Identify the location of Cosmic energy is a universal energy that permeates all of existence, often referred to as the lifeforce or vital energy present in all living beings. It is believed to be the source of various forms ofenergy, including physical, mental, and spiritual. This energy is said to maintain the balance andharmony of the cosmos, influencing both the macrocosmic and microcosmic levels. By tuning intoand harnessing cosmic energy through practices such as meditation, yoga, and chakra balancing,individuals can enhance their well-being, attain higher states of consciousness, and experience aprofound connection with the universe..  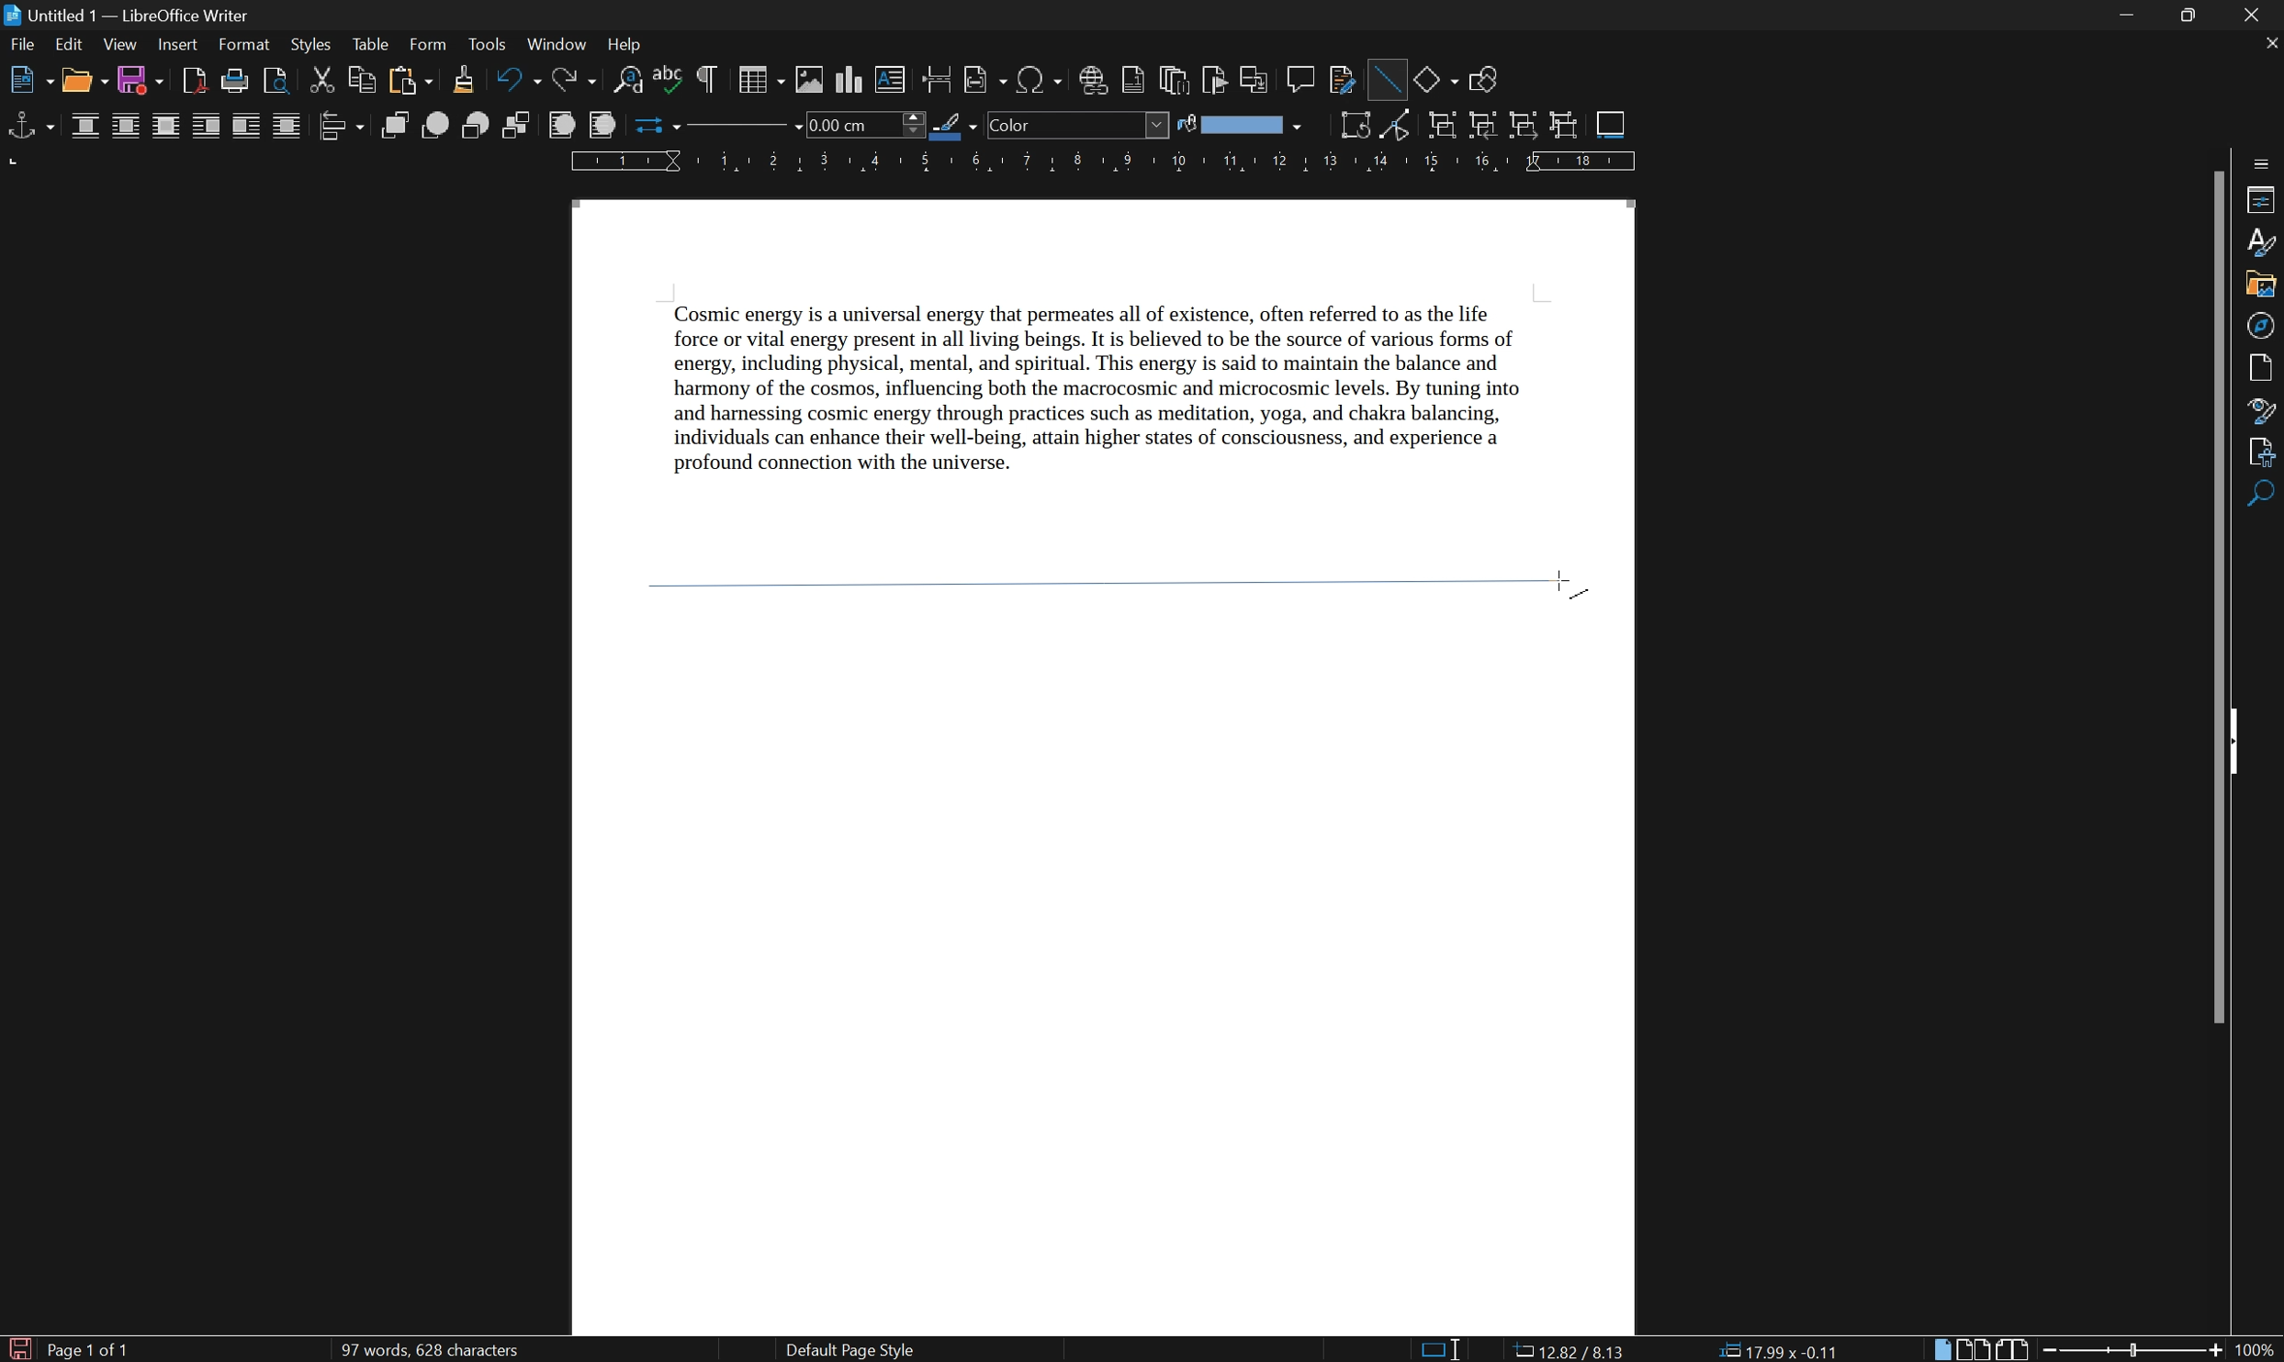
(1131, 399).